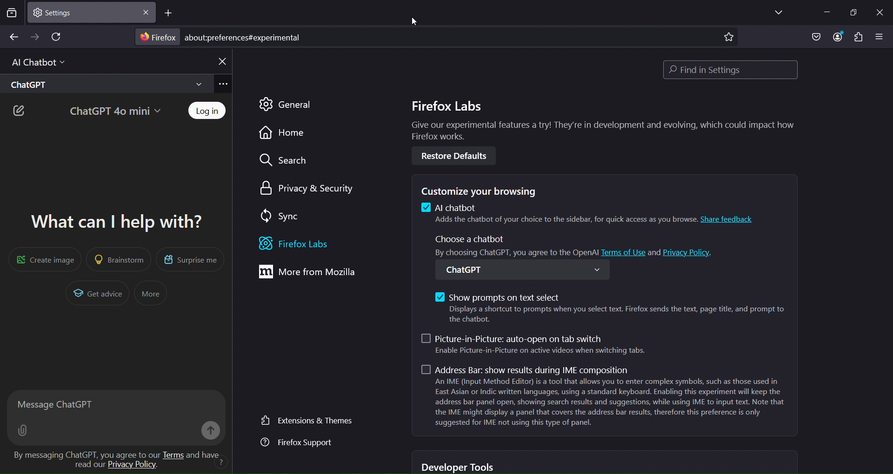  What do you see at coordinates (775, 13) in the screenshot?
I see `list all tabs` at bounding box center [775, 13].